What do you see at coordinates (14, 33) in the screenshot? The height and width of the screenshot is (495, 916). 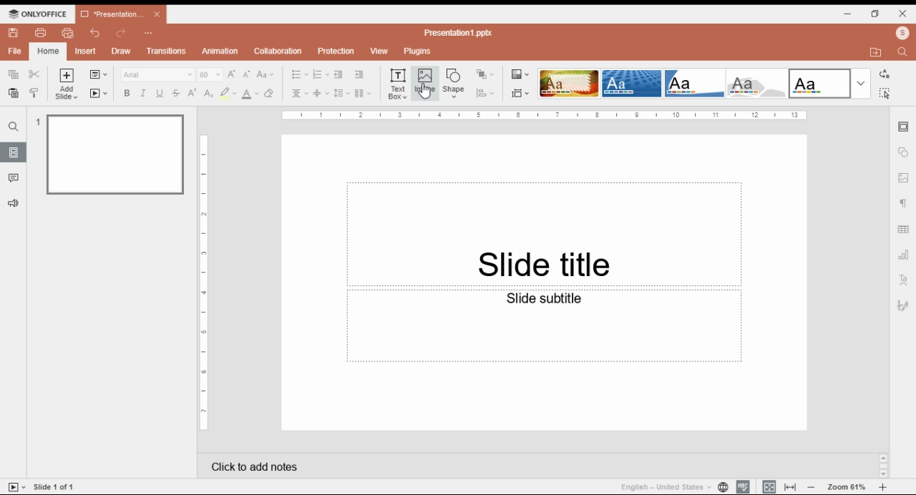 I see `save` at bounding box center [14, 33].